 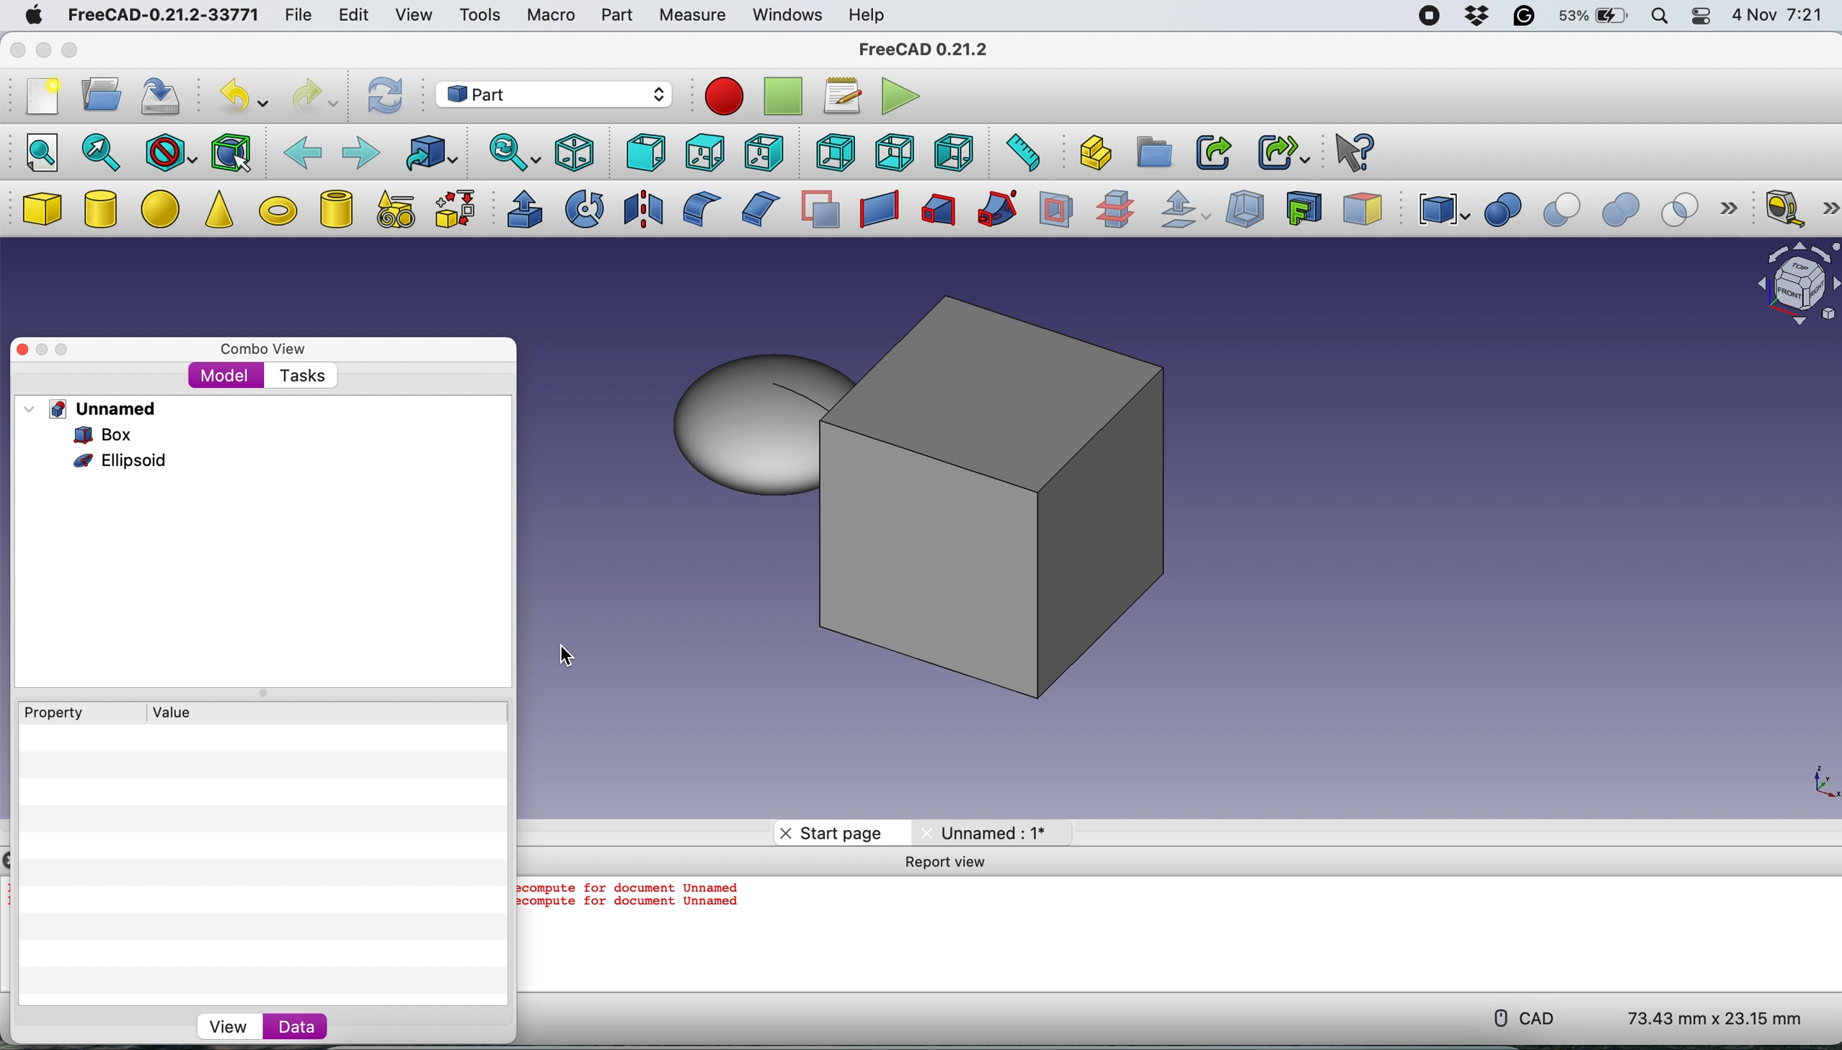 I want to click on view, so click(x=233, y=1025).